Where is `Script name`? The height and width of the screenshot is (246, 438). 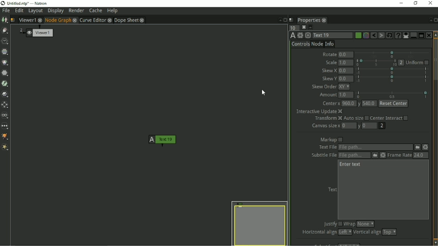 Script name is located at coordinates (291, 20).